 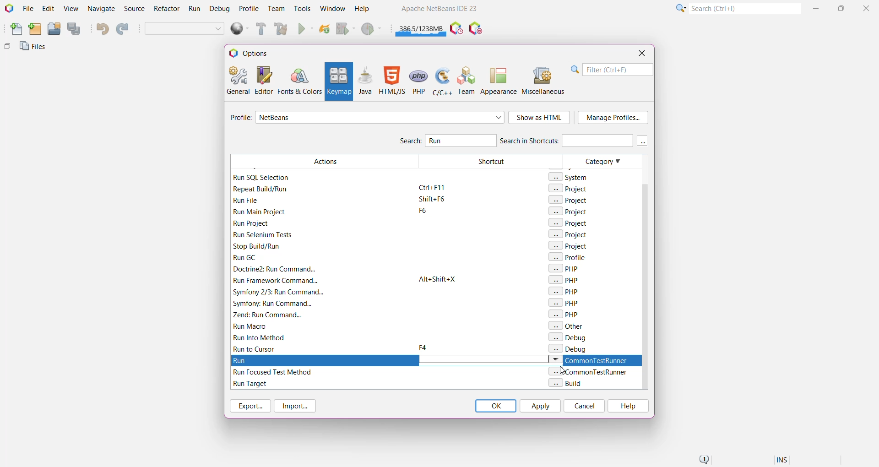 I want to click on Search in Shortcuts, so click(x=566, y=140).